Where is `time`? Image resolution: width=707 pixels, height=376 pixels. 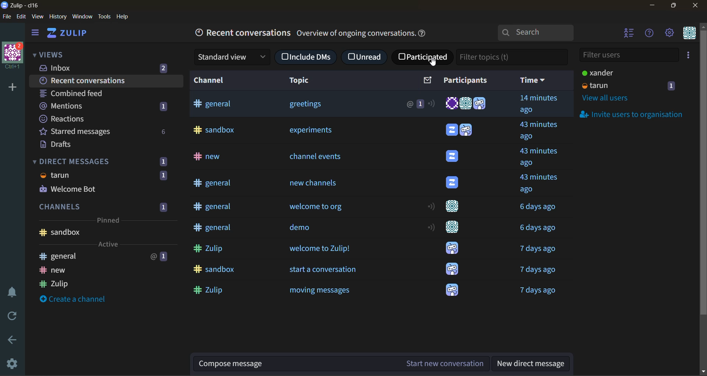 time is located at coordinates (535, 104).